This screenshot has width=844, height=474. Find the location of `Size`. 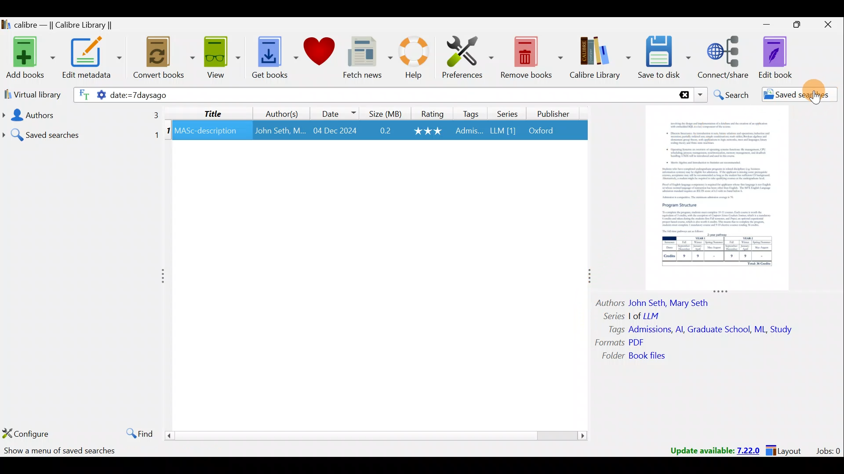

Size is located at coordinates (383, 113).